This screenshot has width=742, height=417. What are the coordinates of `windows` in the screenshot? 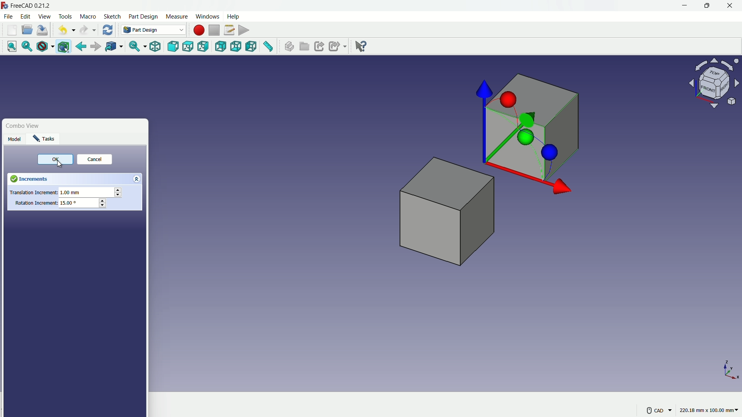 It's located at (207, 16).